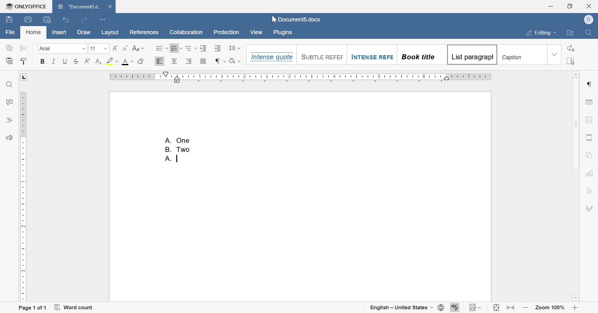 This screenshot has height=313, width=598. Describe the element at coordinates (572, 33) in the screenshot. I see `open file location` at that location.